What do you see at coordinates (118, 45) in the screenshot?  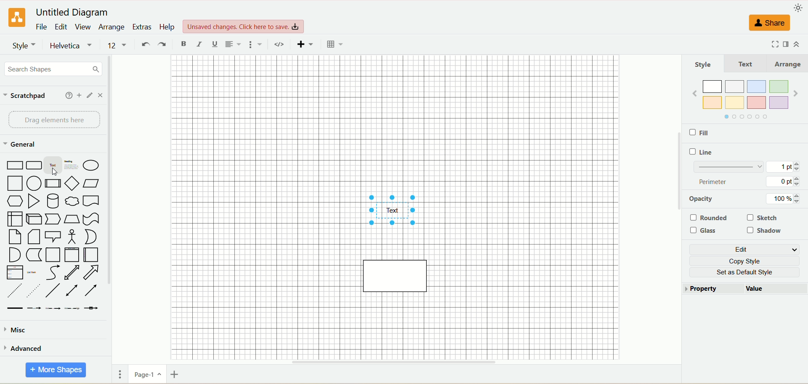 I see `font size` at bounding box center [118, 45].